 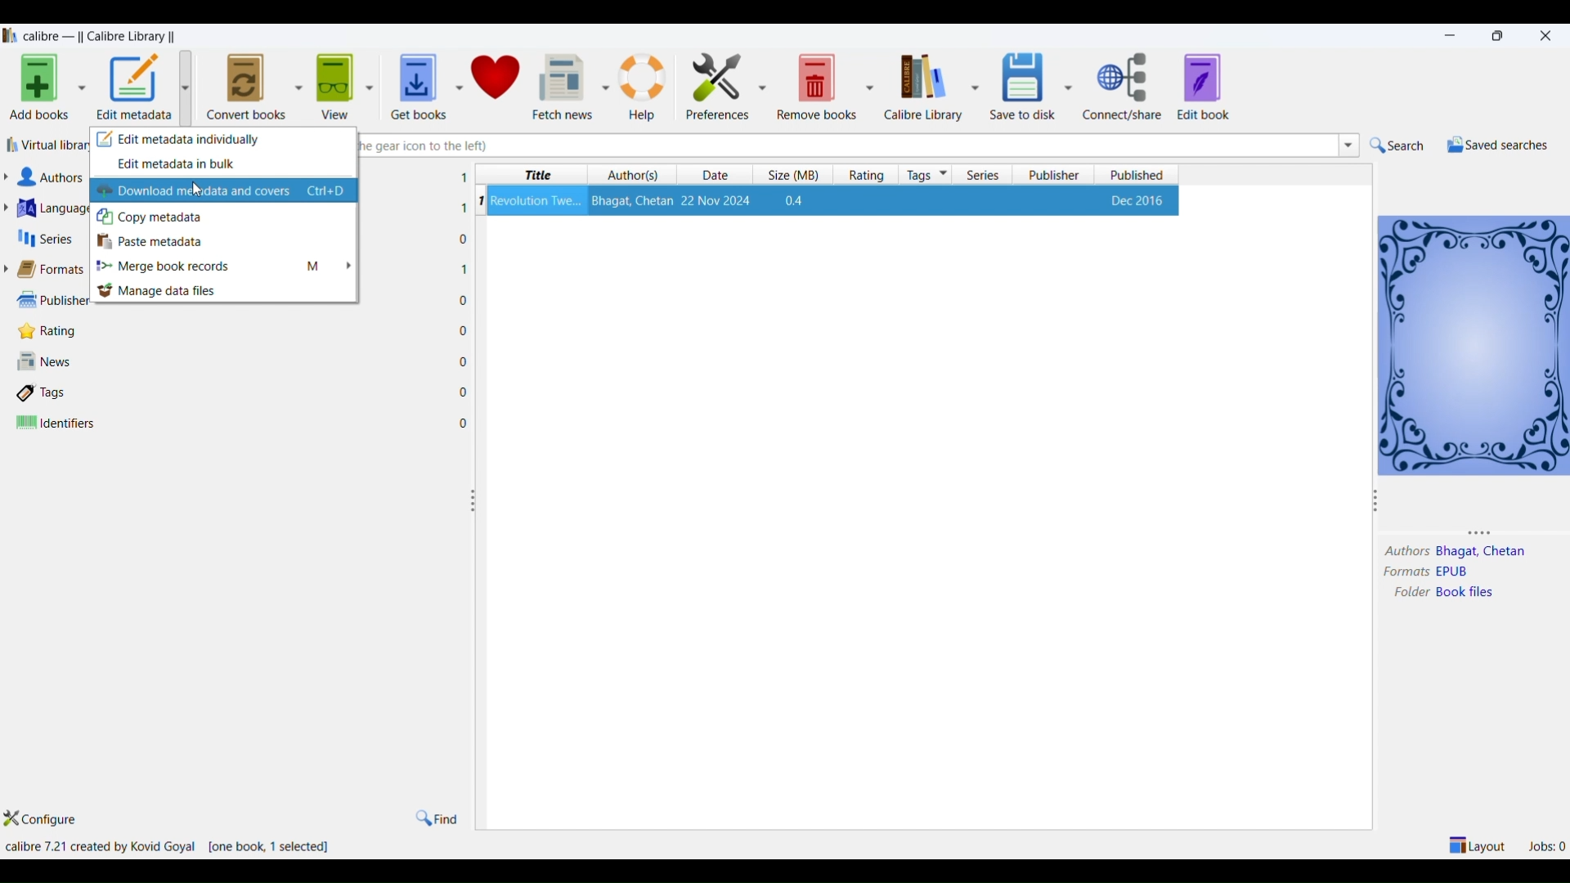 What do you see at coordinates (47, 147) in the screenshot?
I see `virtual library` at bounding box center [47, 147].